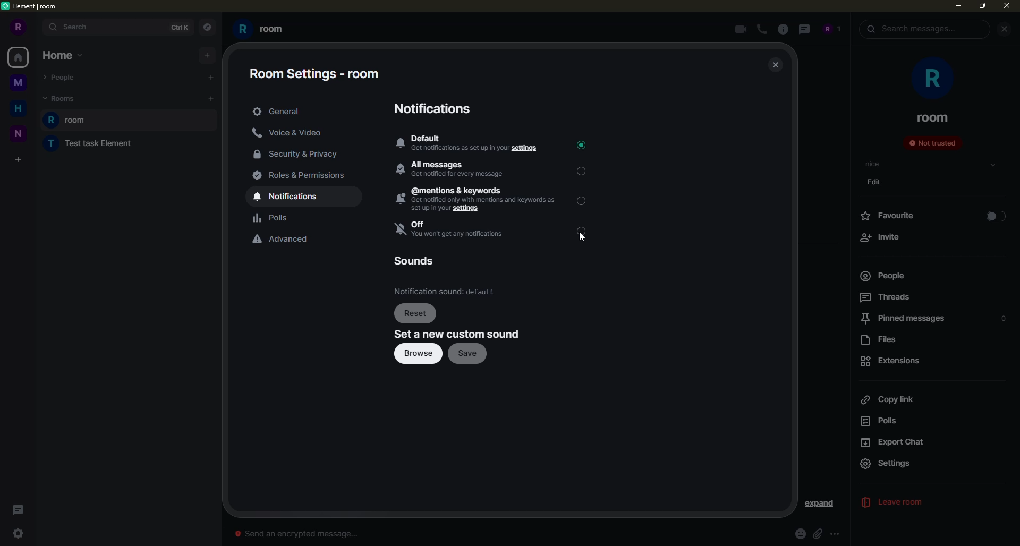 Image resolution: width=1020 pixels, height=546 pixels. What do you see at coordinates (458, 335) in the screenshot?
I see `set new custom sound` at bounding box center [458, 335].